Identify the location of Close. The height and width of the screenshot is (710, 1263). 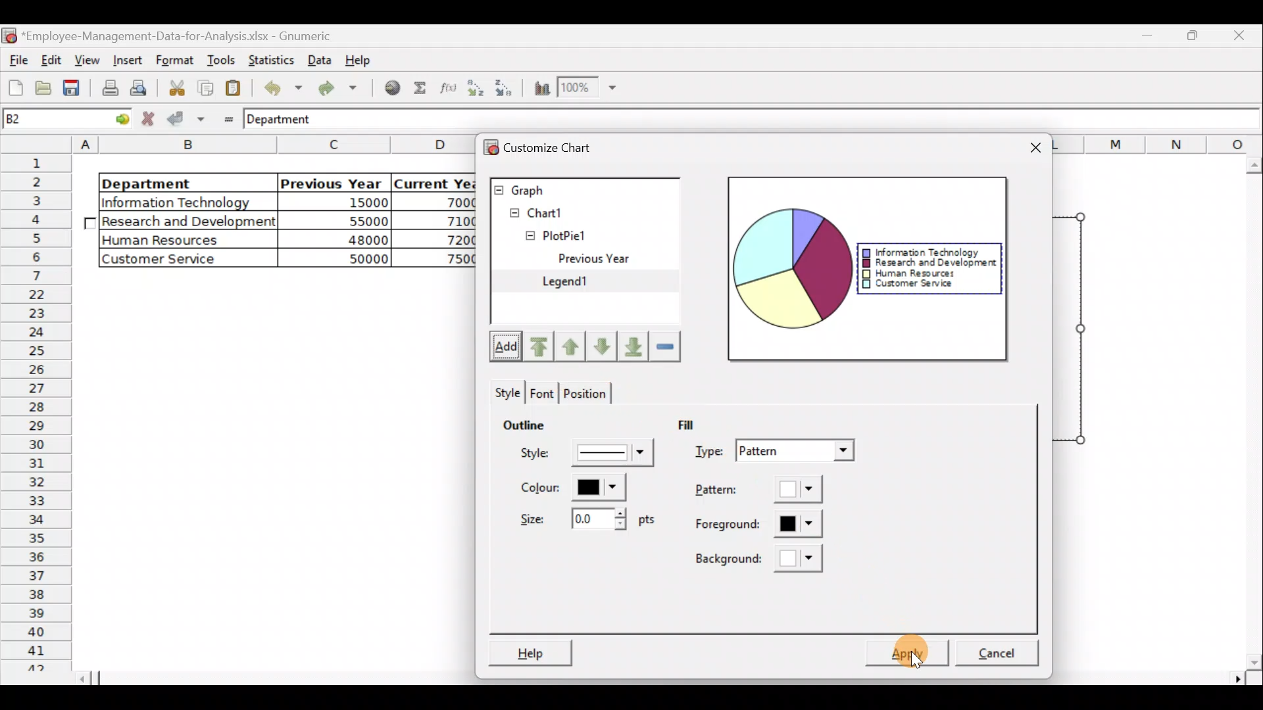
(1033, 147).